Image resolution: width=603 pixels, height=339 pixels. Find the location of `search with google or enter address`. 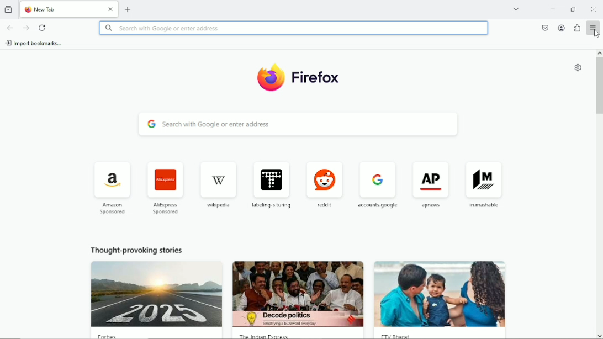

search with google or enter address is located at coordinates (300, 125).